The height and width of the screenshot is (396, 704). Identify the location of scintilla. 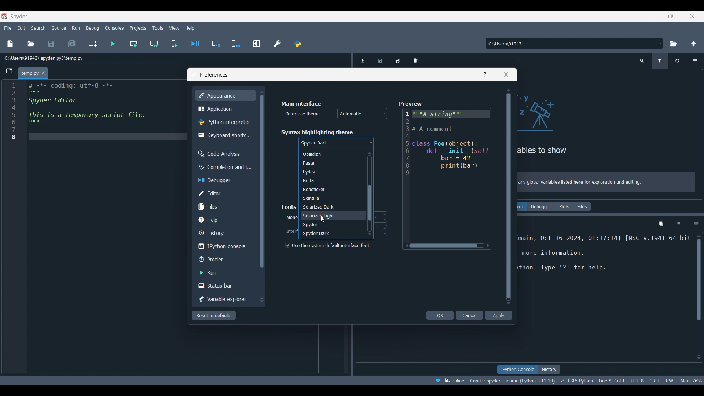
(327, 198).